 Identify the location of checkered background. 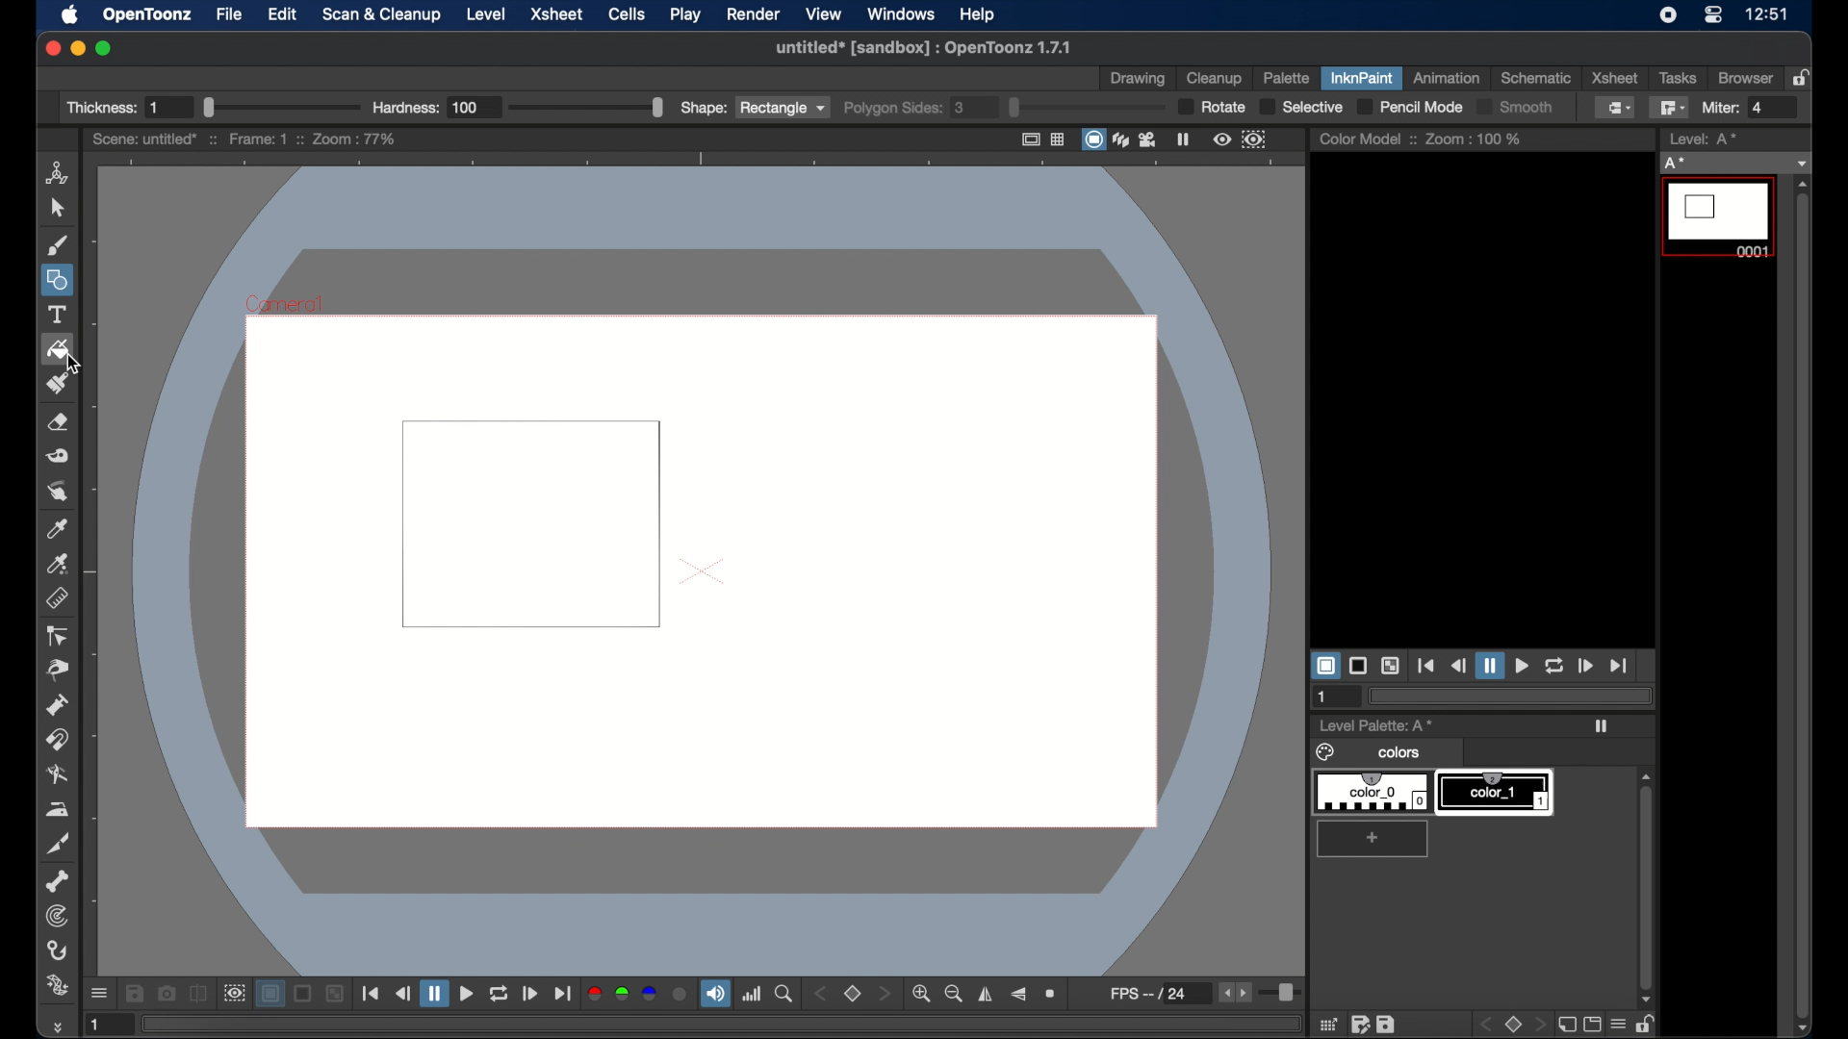
(1390, 667).